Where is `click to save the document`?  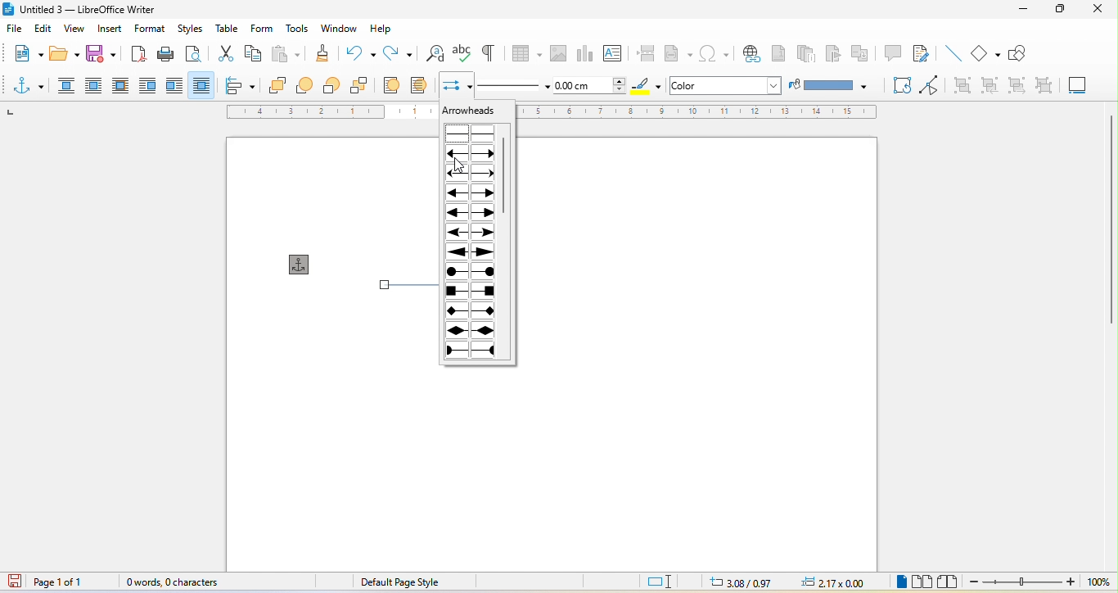 click to save the document is located at coordinates (16, 583).